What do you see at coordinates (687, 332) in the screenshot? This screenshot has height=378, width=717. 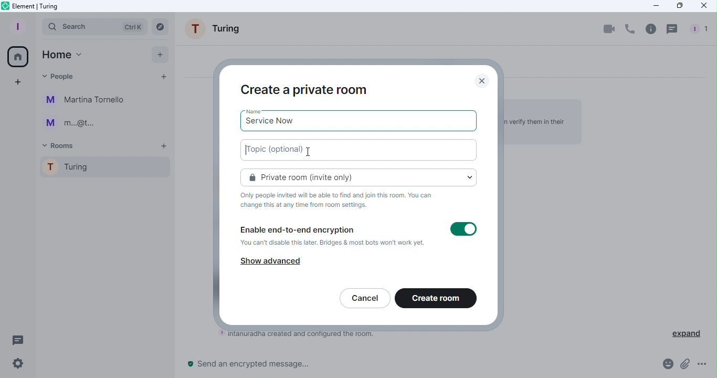 I see `expand` at bounding box center [687, 332].